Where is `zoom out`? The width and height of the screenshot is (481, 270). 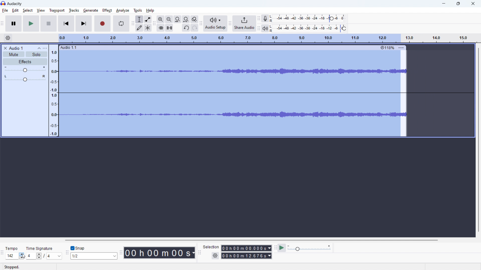 zoom out is located at coordinates (169, 19).